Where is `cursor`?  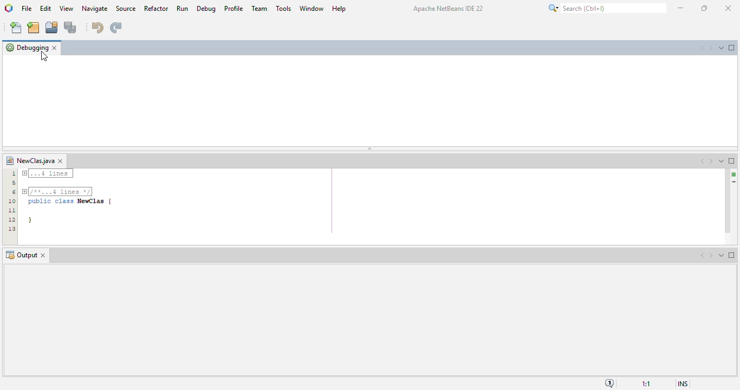
cursor is located at coordinates (44, 57).